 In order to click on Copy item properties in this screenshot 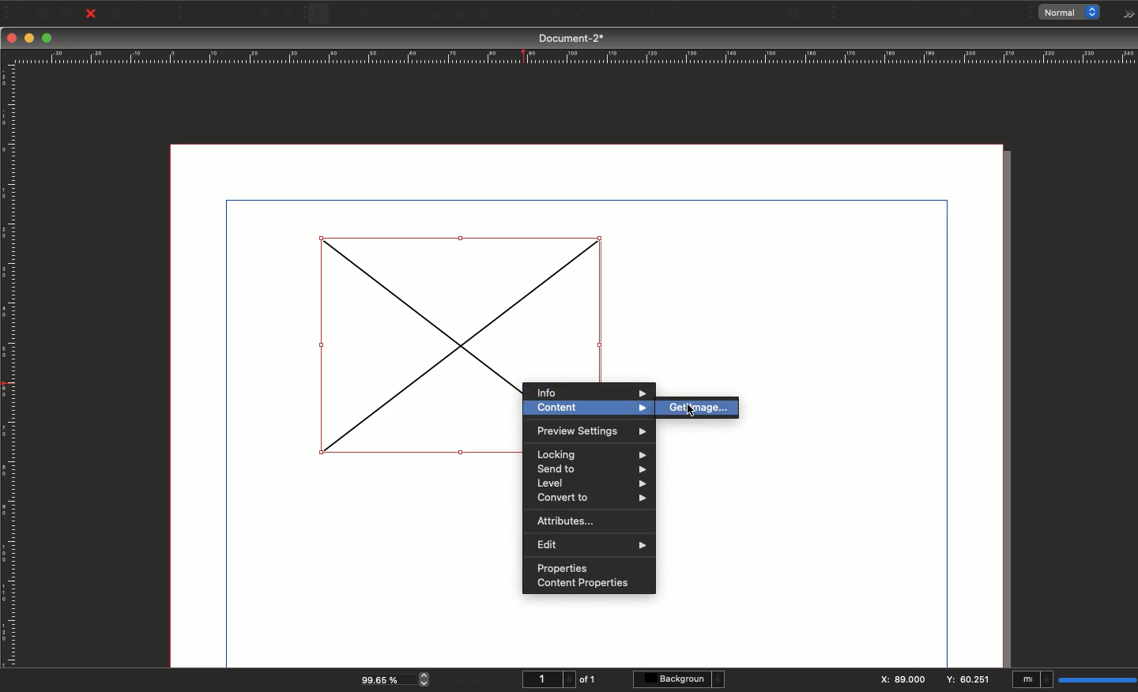, I will do `click(790, 15)`.